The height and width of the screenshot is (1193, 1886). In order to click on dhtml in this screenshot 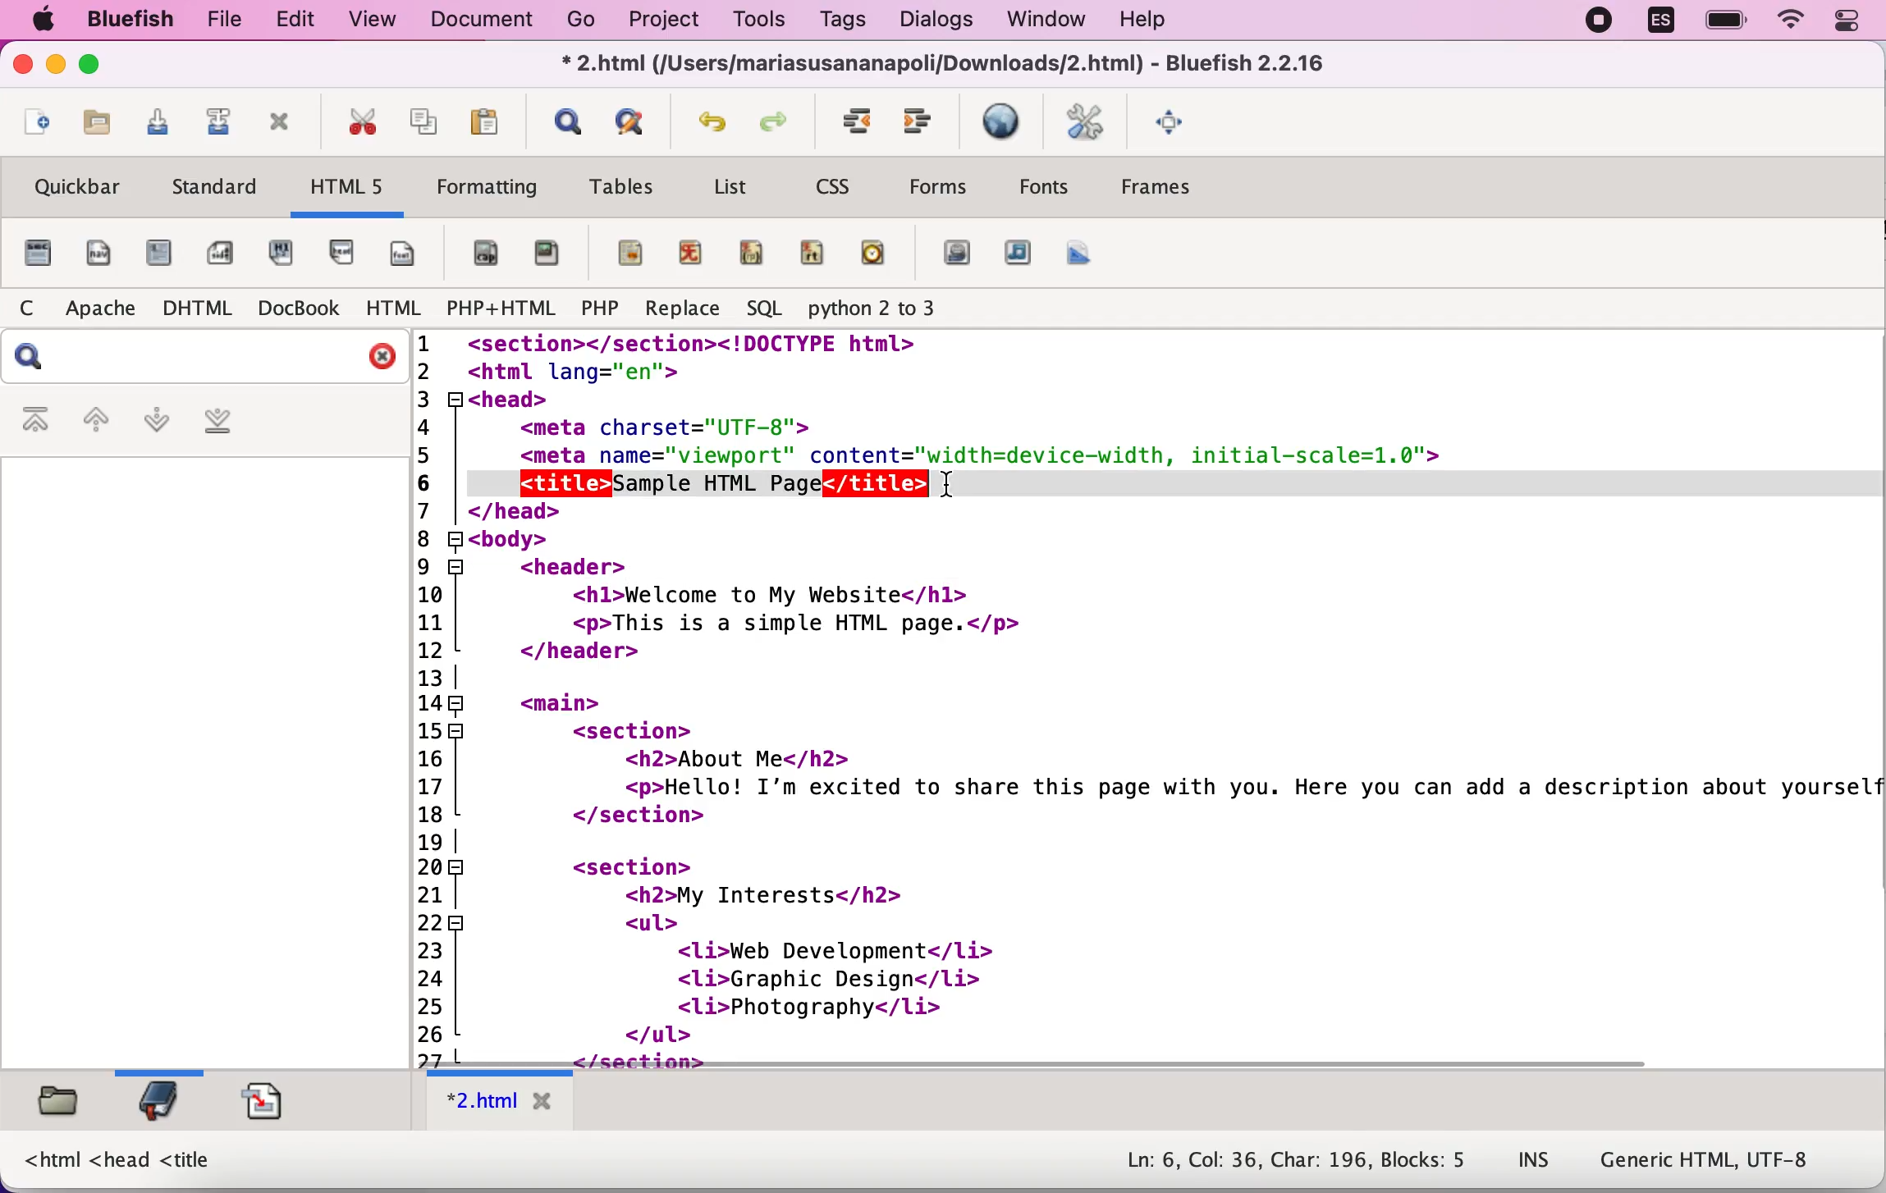, I will do `click(199, 310)`.